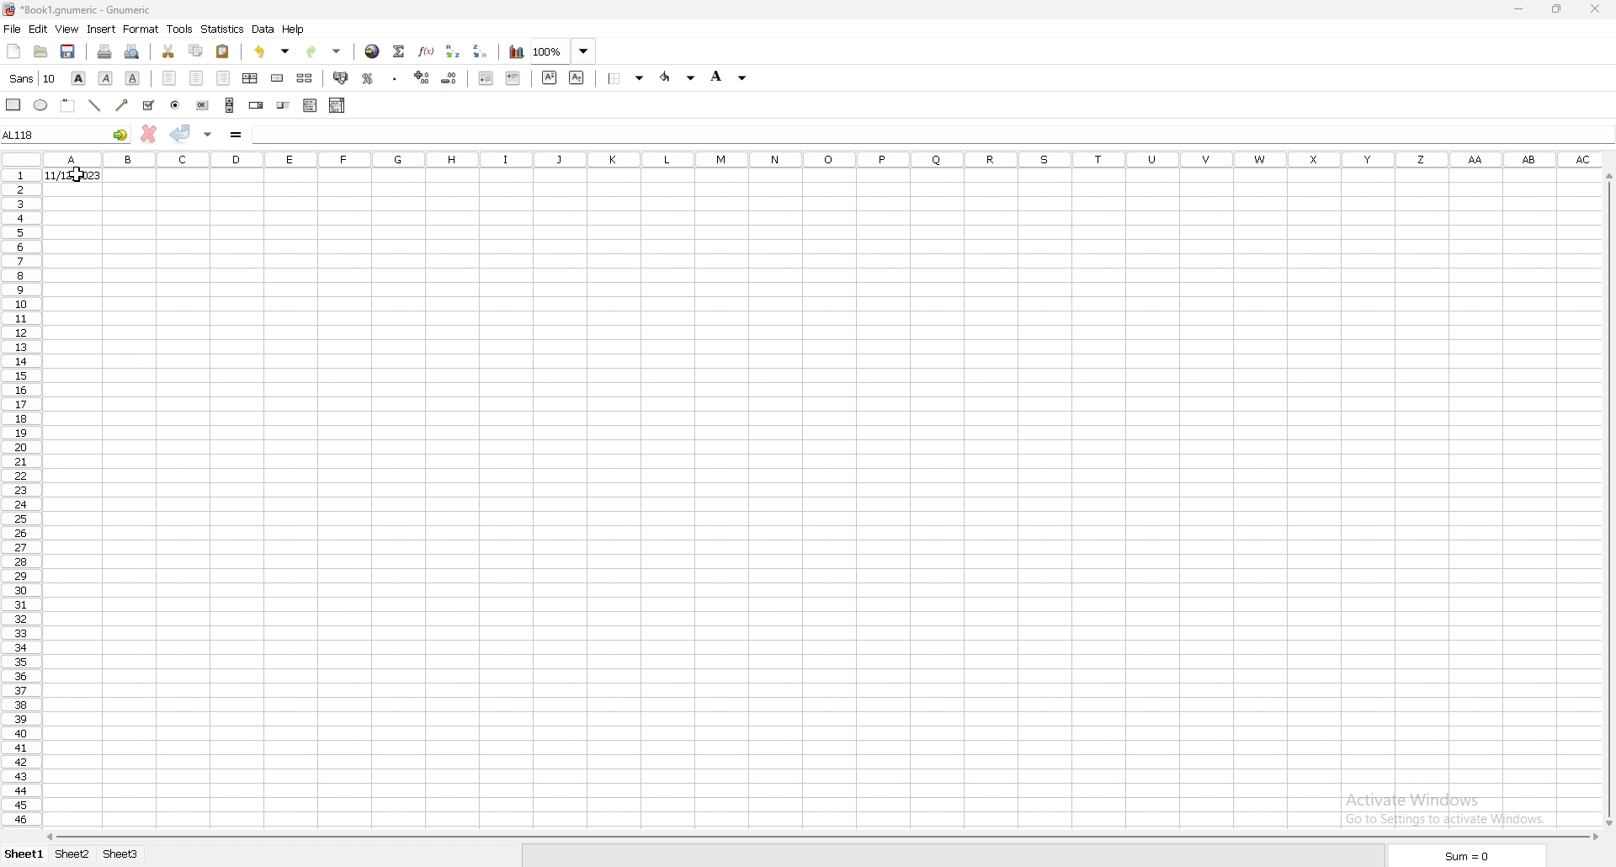 Image resolution: width=1616 pixels, height=867 pixels. What do you see at coordinates (35, 77) in the screenshot?
I see `font` at bounding box center [35, 77].